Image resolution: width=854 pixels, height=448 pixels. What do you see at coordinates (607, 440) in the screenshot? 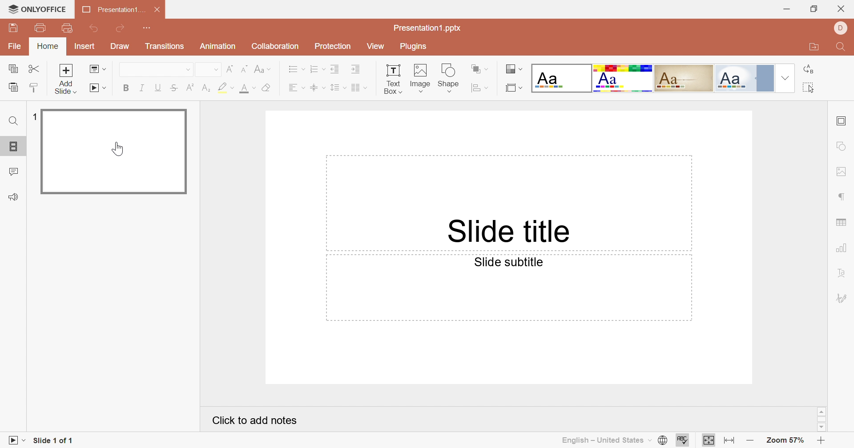
I see `English - United States` at bounding box center [607, 440].